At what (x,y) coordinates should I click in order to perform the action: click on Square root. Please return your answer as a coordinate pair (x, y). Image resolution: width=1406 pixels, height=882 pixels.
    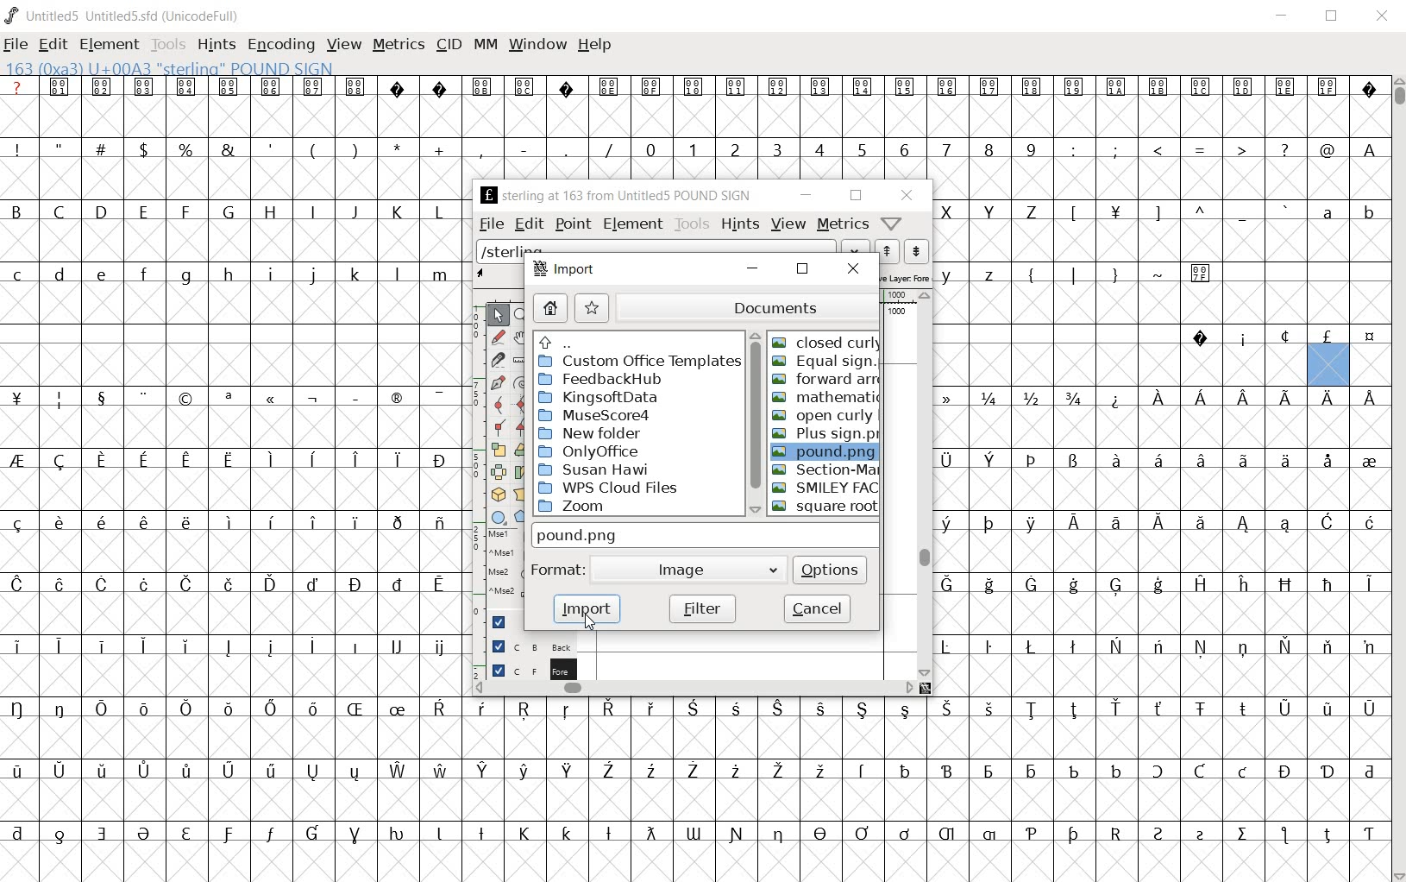
    Looking at the image, I should click on (823, 507).